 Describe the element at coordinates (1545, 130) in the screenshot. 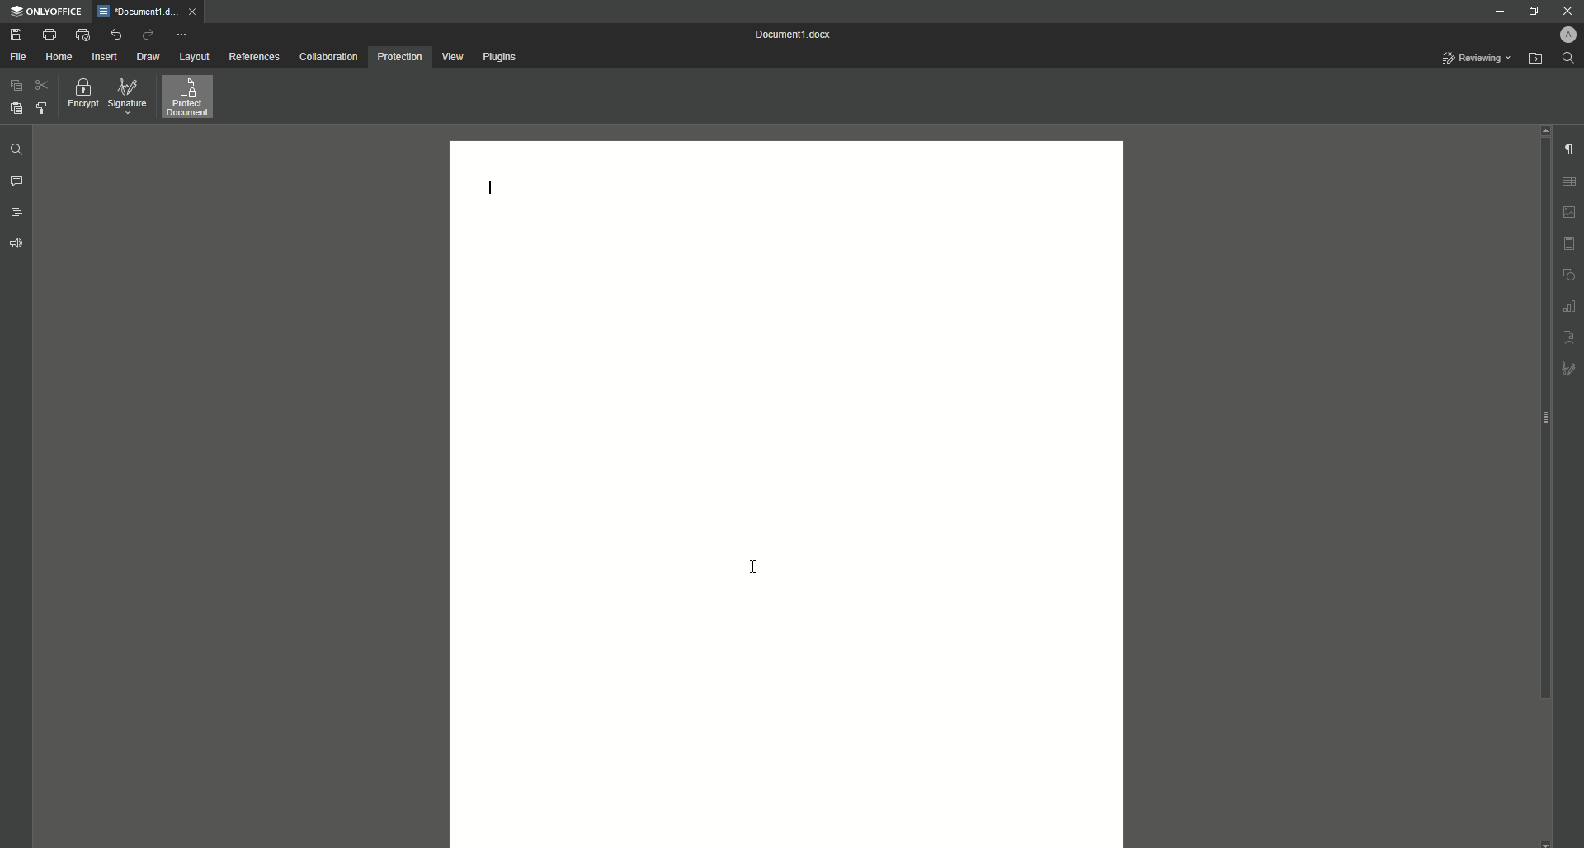

I see `scroll up` at that location.